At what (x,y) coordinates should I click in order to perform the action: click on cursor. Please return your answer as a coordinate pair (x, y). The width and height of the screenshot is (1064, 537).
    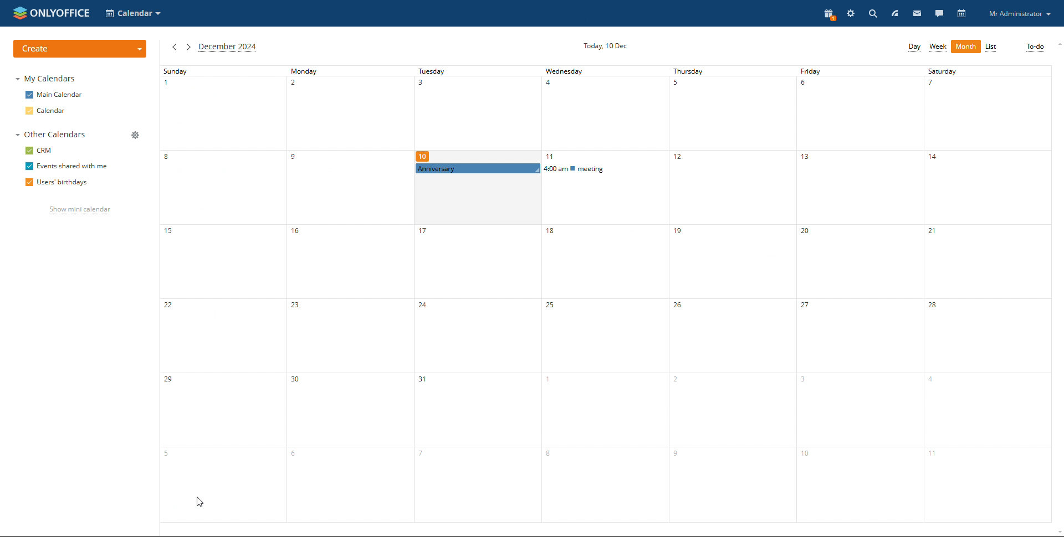
    Looking at the image, I should click on (433, 175).